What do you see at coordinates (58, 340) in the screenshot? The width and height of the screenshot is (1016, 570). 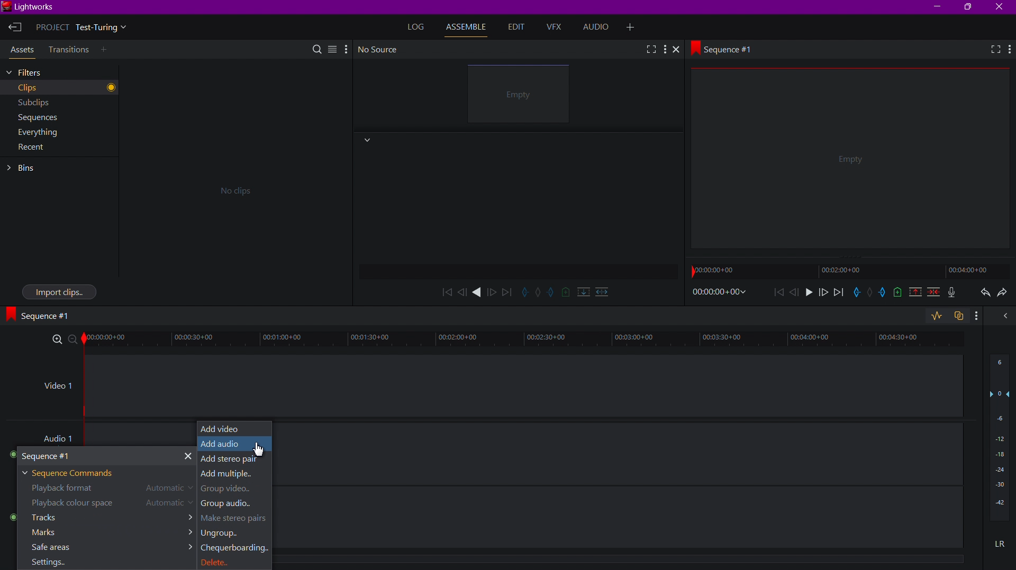 I see `Zoom In` at bounding box center [58, 340].